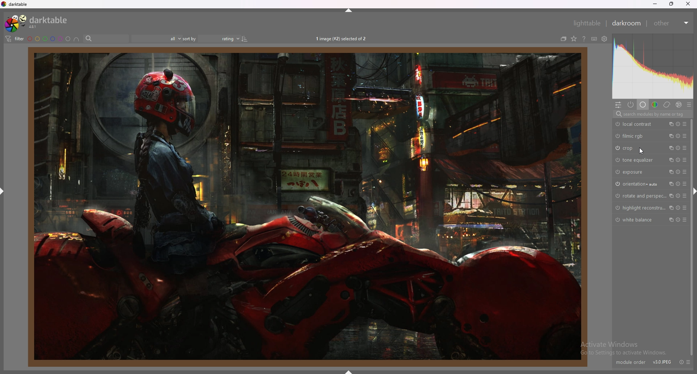 Image resolution: width=697 pixels, height=374 pixels. What do you see at coordinates (679, 104) in the screenshot?
I see `effect` at bounding box center [679, 104].